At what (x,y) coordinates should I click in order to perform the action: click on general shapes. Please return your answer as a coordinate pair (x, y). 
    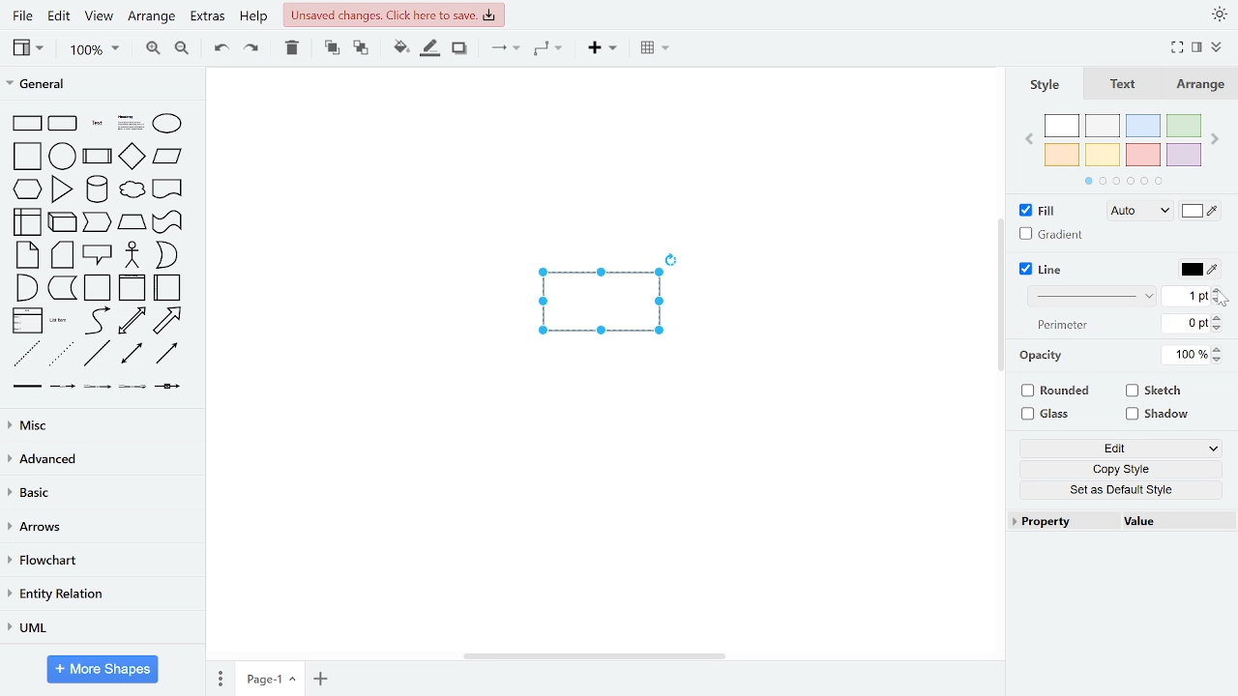
    Looking at the image, I should click on (127, 189).